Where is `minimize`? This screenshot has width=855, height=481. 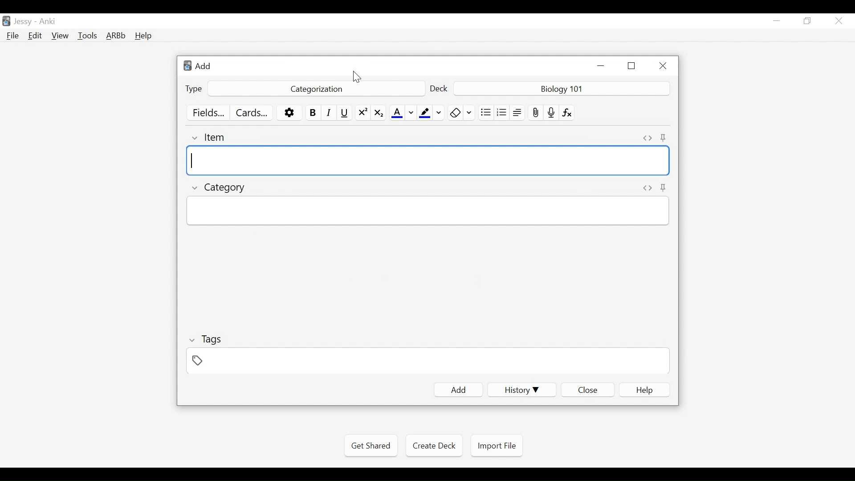
minimize is located at coordinates (776, 21).